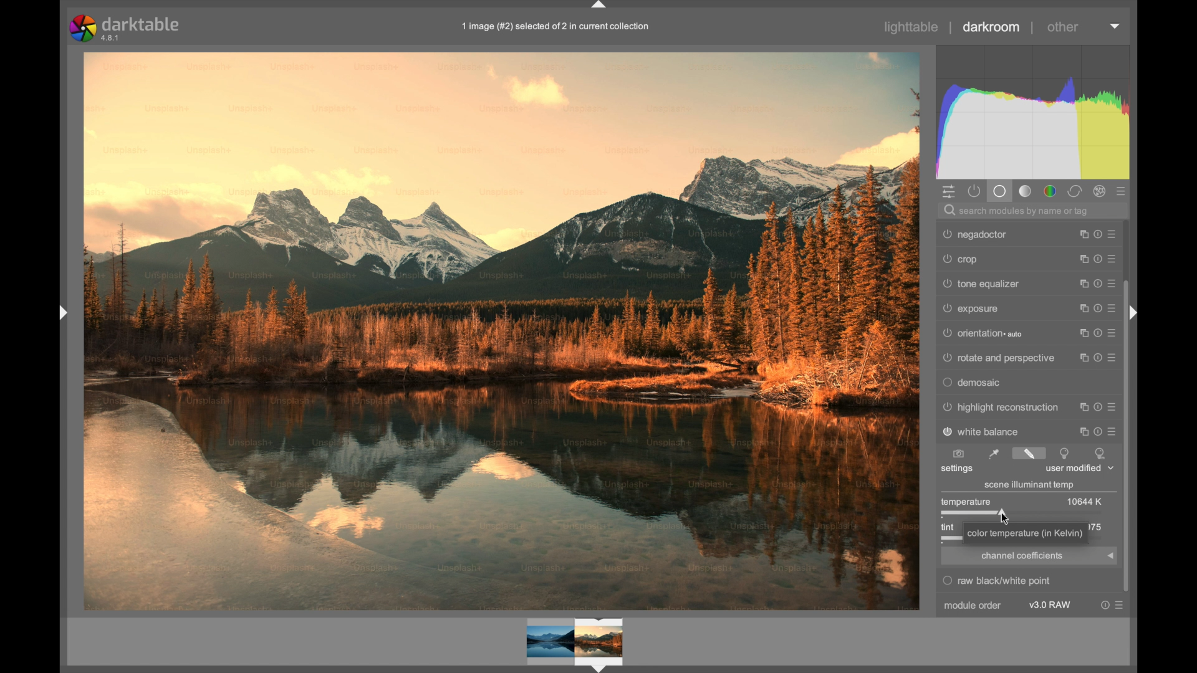 The width and height of the screenshot is (1197, 673). What do you see at coordinates (1087, 501) in the screenshot?
I see `10644 K` at bounding box center [1087, 501].